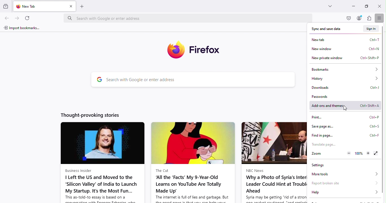 The width and height of the screenshot is (386, 203). Describe the element at coordinates (317, 154) in the screenshot. I see `Zoom` at that location.